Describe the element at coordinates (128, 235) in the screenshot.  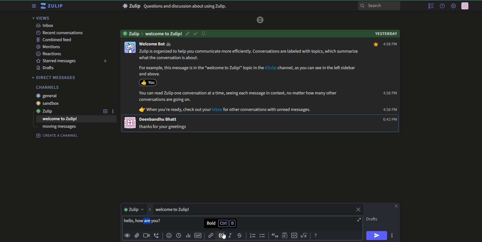
I see `preview` at that location.